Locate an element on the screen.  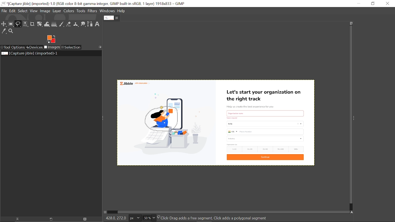
Close is located at coordinates (388, 3).